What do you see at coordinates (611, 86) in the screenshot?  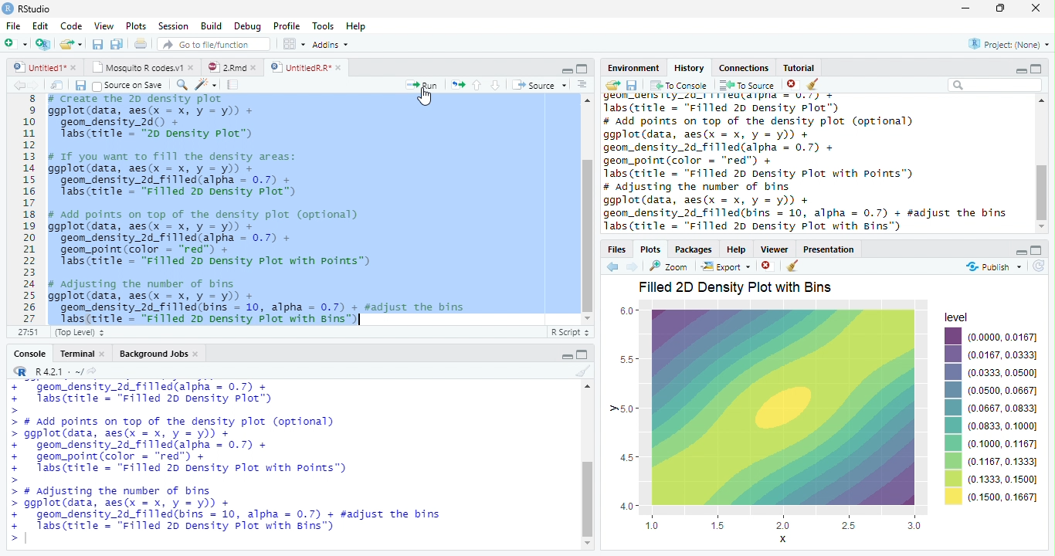 I see `Load workspace` at bounding box center [611, 86].